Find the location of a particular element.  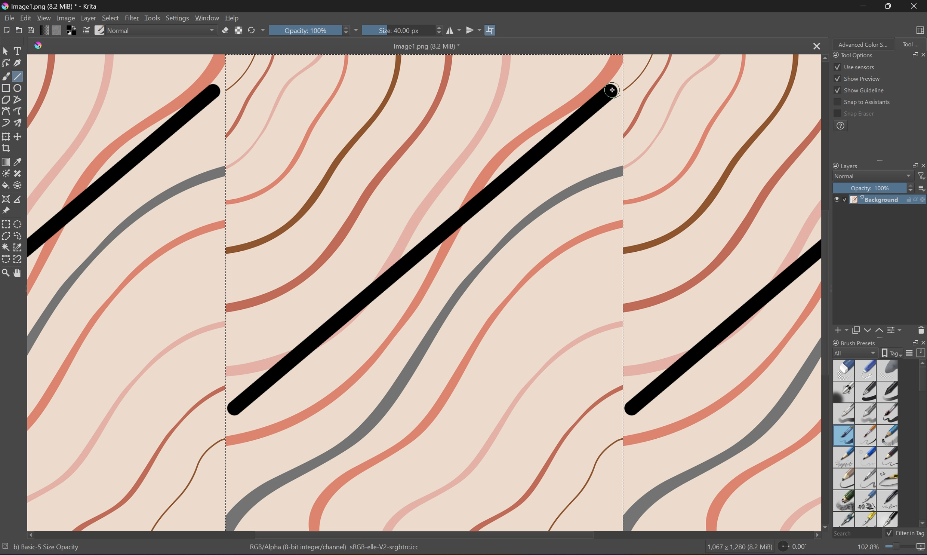

Drop Down is located at coordinates (262, 30).